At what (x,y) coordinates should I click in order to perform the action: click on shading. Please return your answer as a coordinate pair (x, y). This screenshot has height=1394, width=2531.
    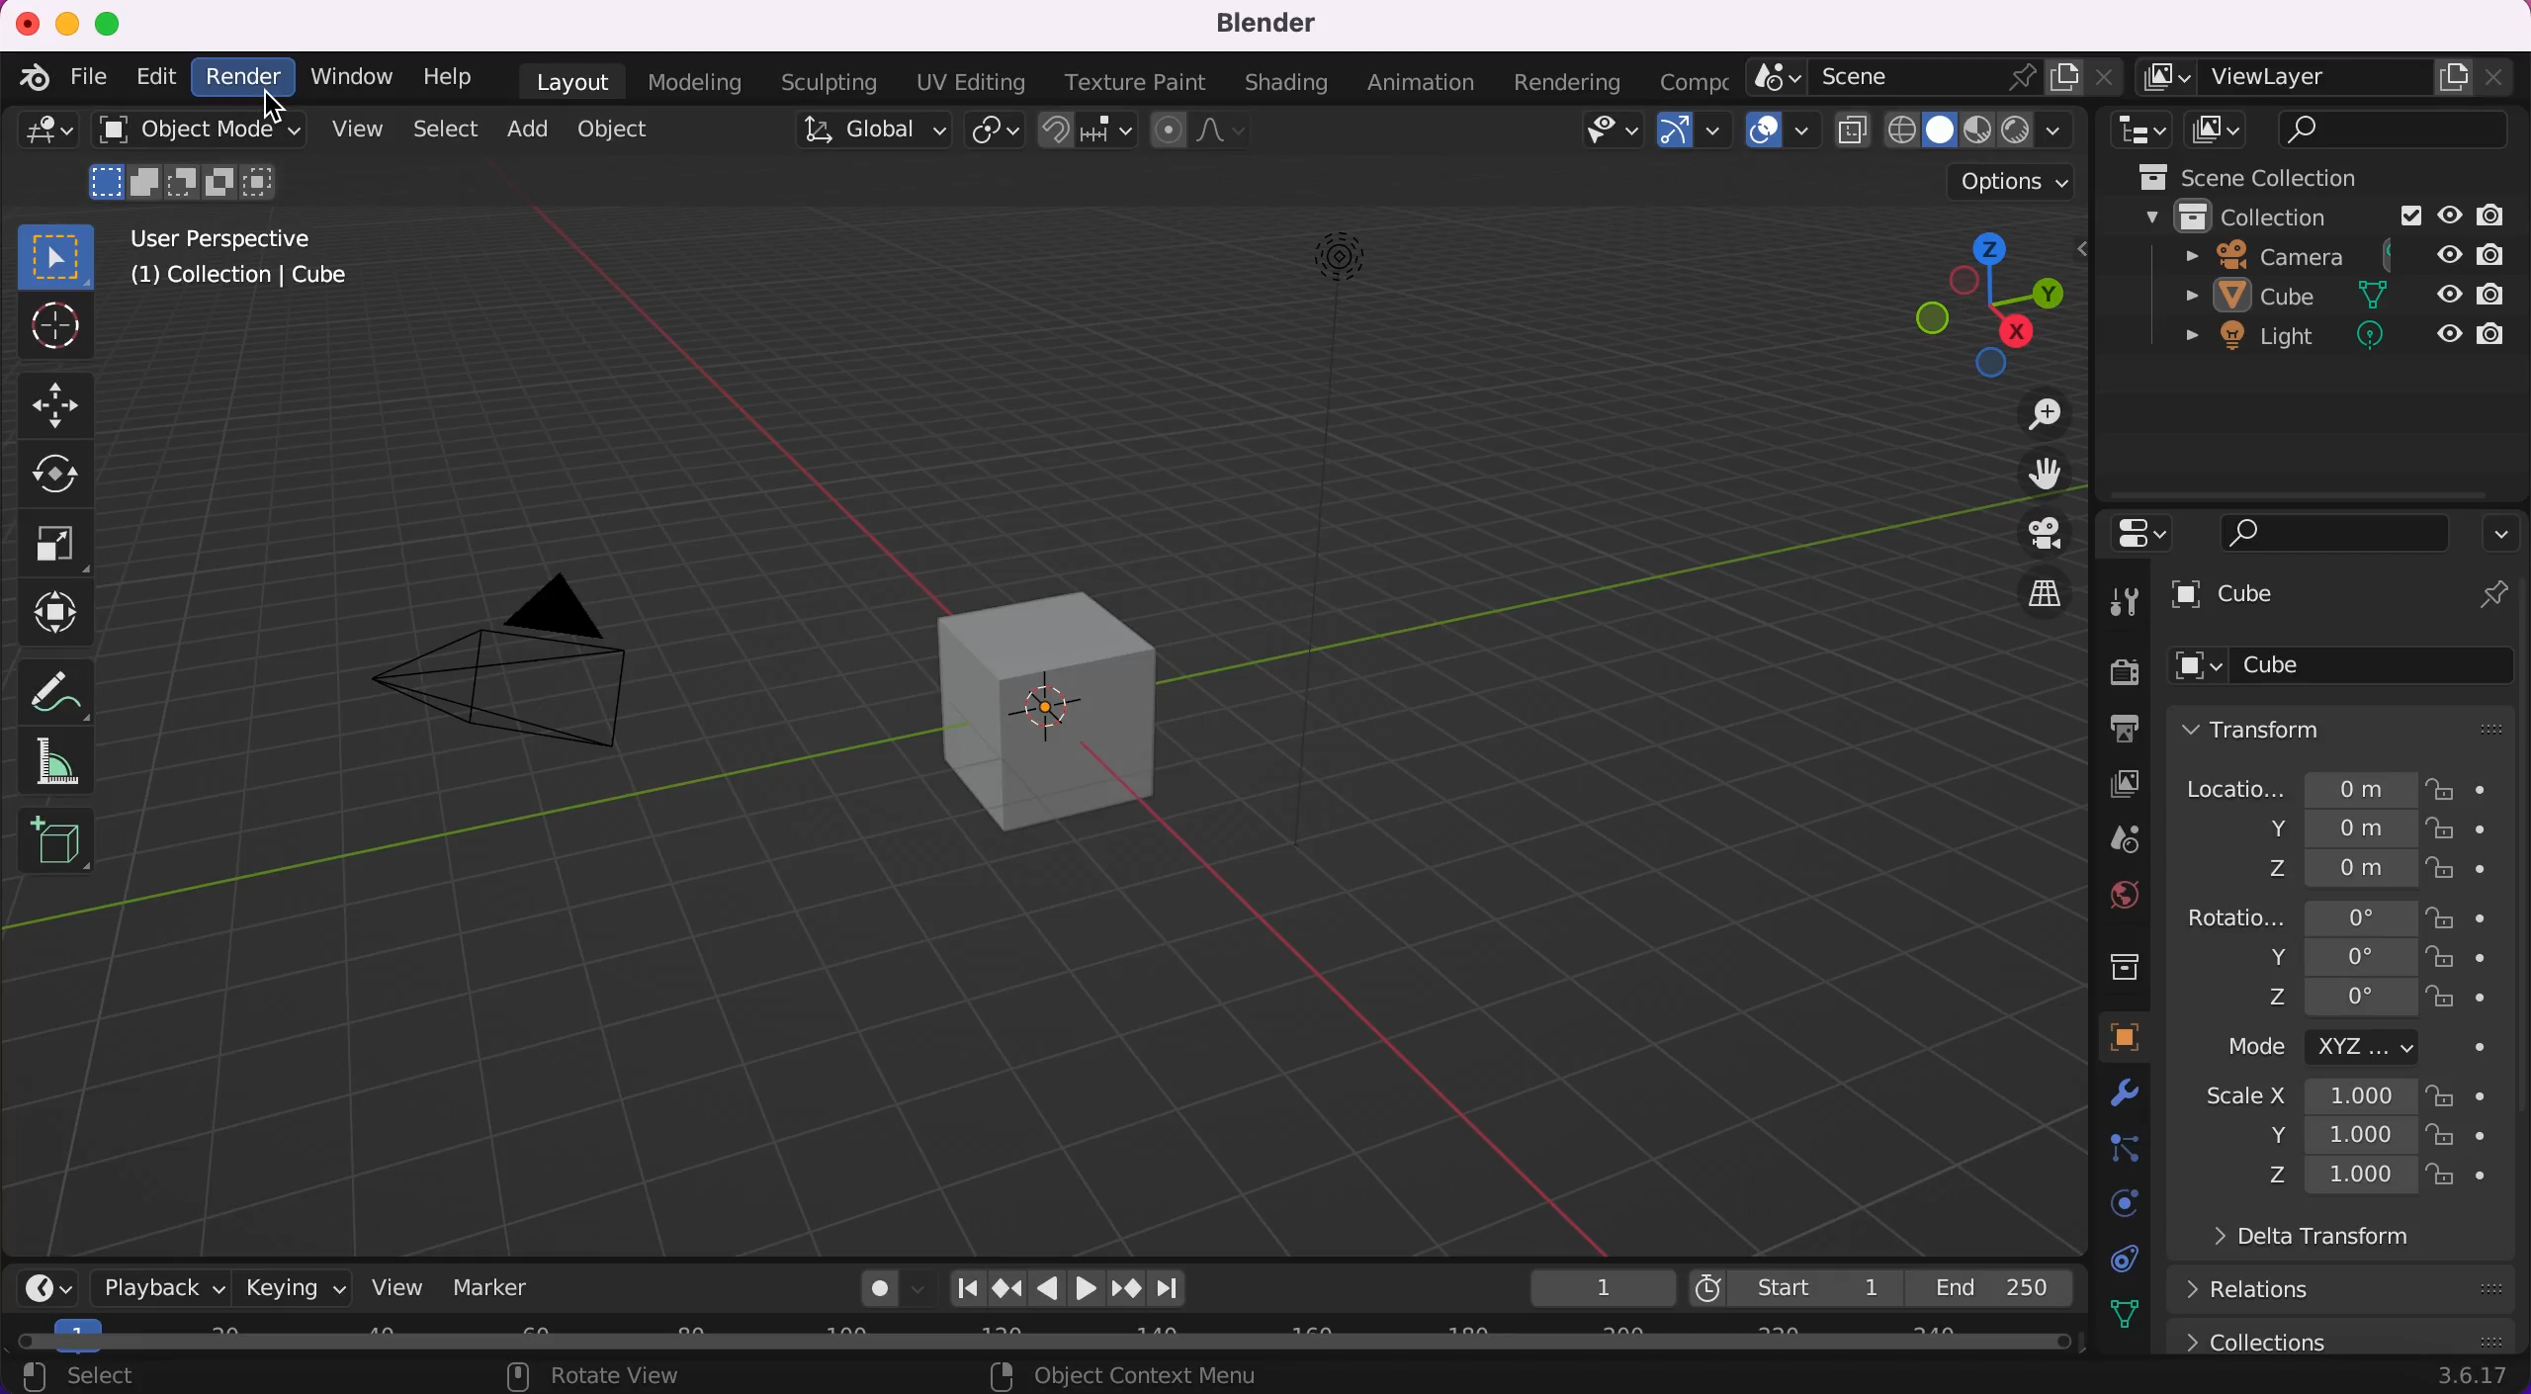
    Looking at the image, I should click on (1286, 82).